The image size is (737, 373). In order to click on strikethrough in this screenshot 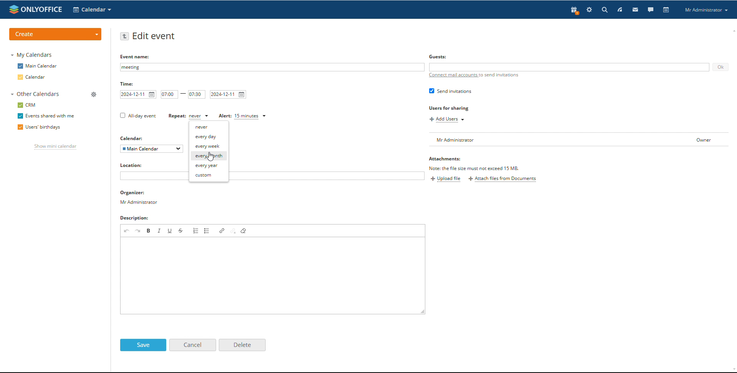, I will do `click(181, 231)`.